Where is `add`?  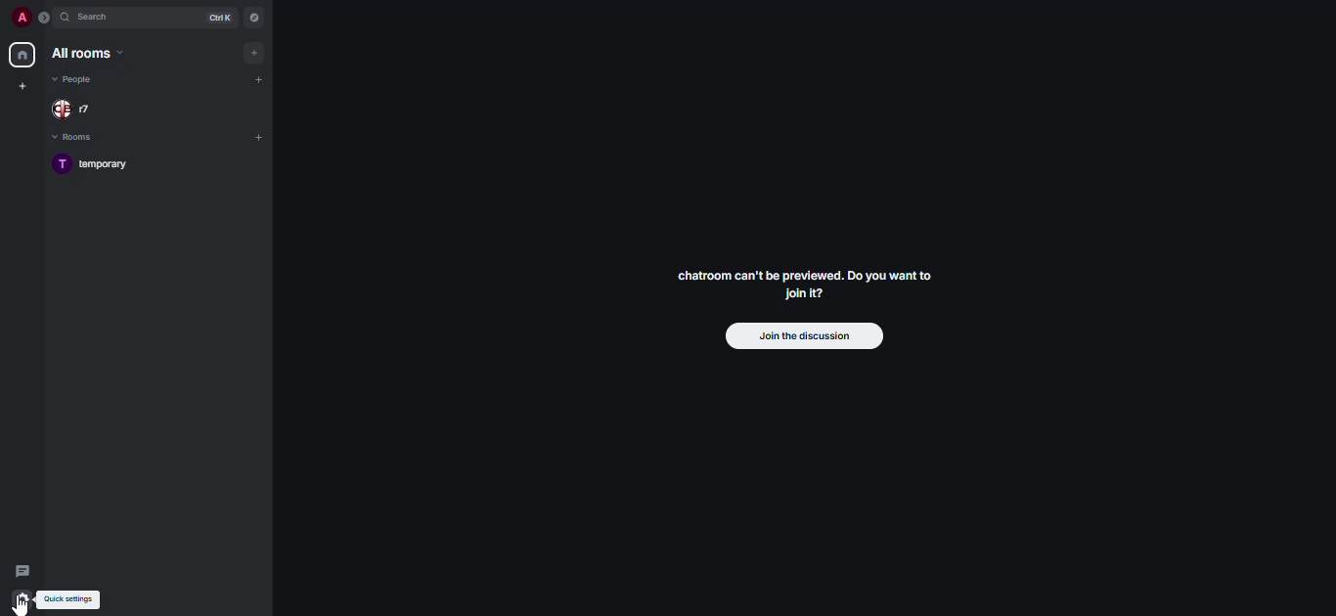 add is located at coordinates (252, 53).